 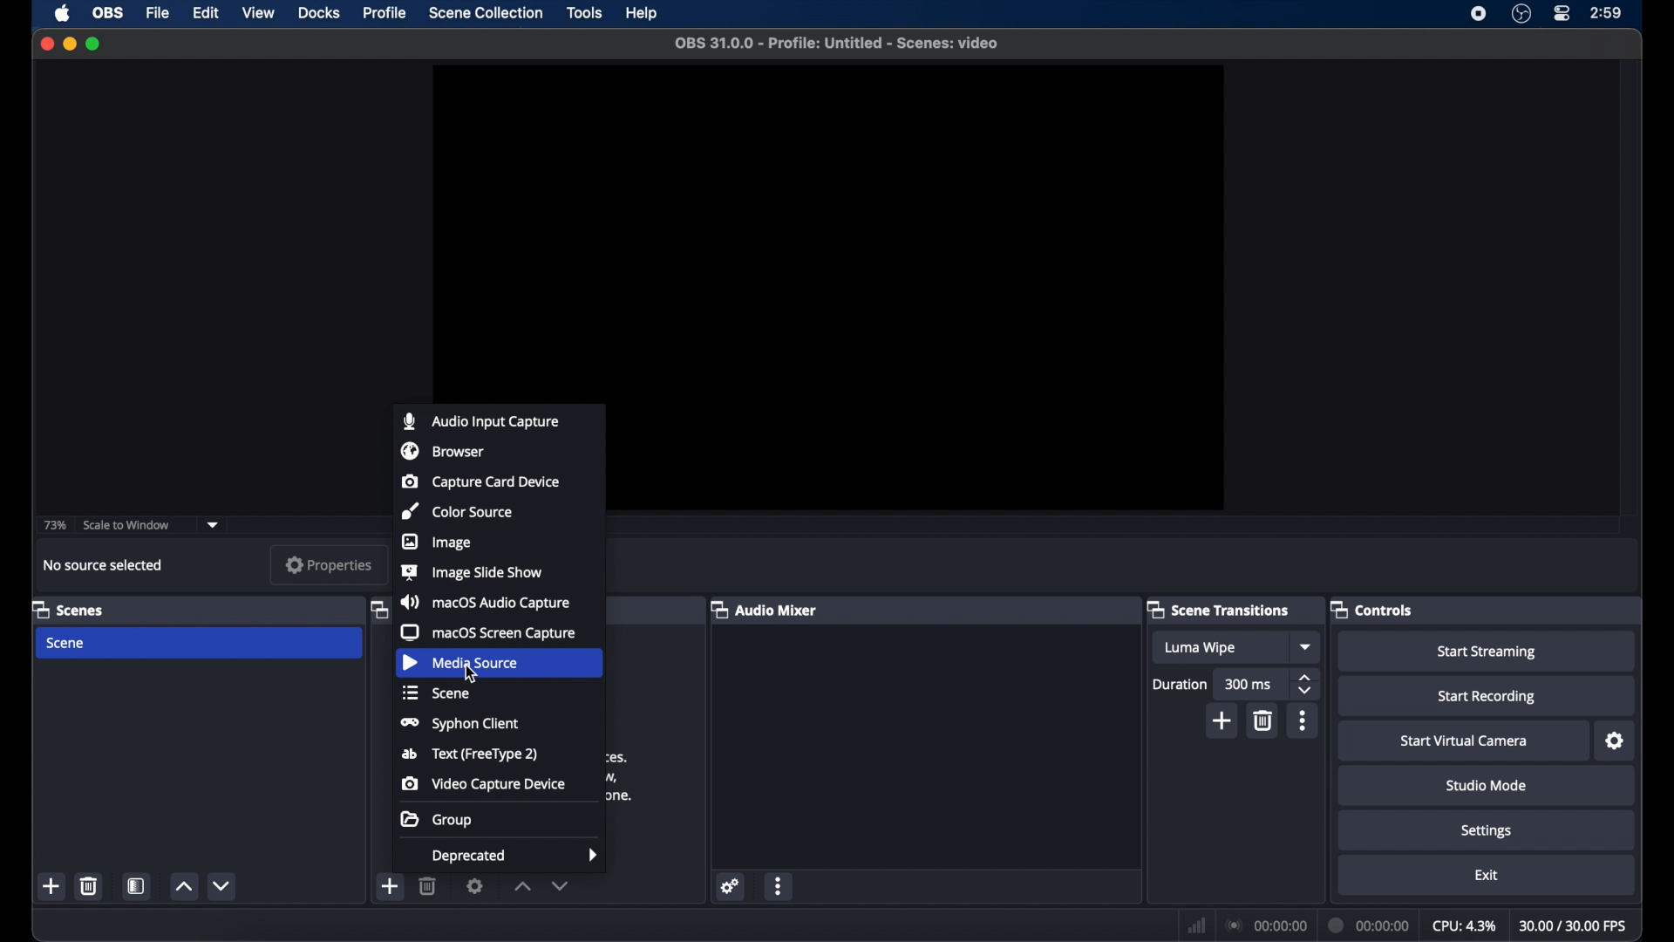 What do you see at coordinates (1616, 741) in the screenshot?
I see `settings` at bounding box center [1616, 741].